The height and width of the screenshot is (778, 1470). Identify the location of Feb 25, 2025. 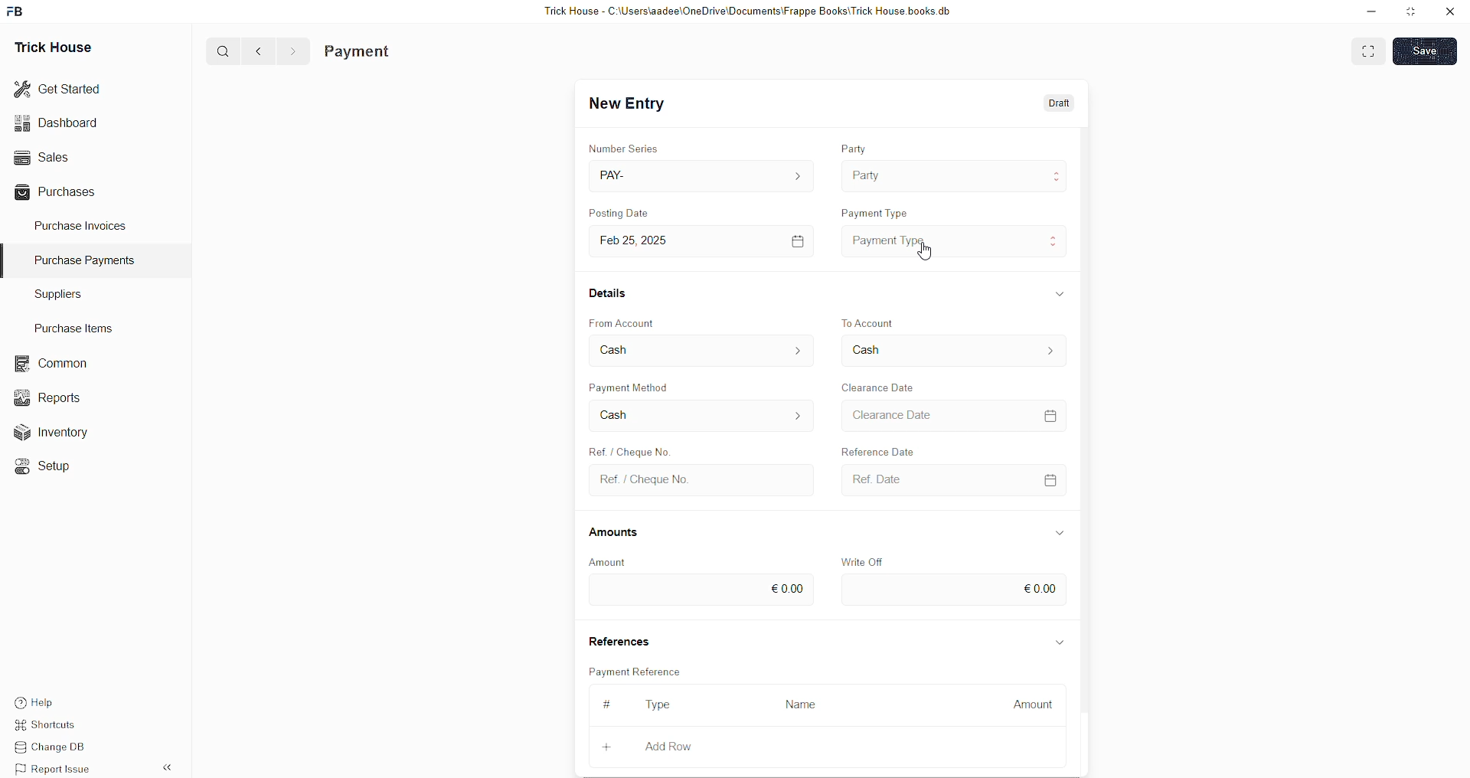
(645, 240).